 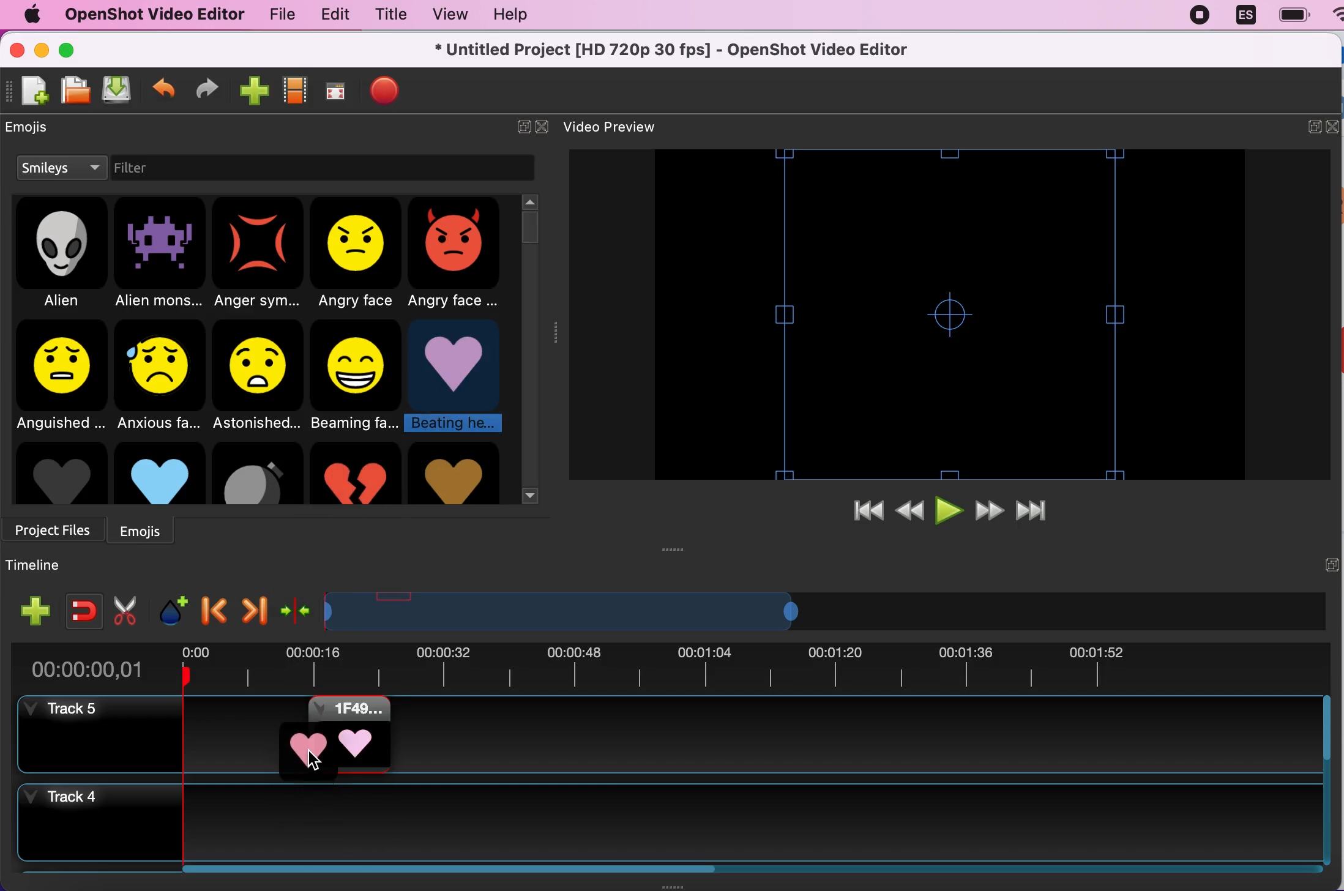 What do you see at coordinates (207, 89) in the screenshot?
I see `redo` at bounding box center [207, 89].